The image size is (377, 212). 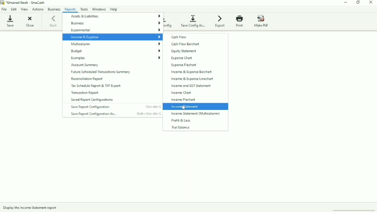 I want to click on Expense Chart, so click(x=181, y=58).